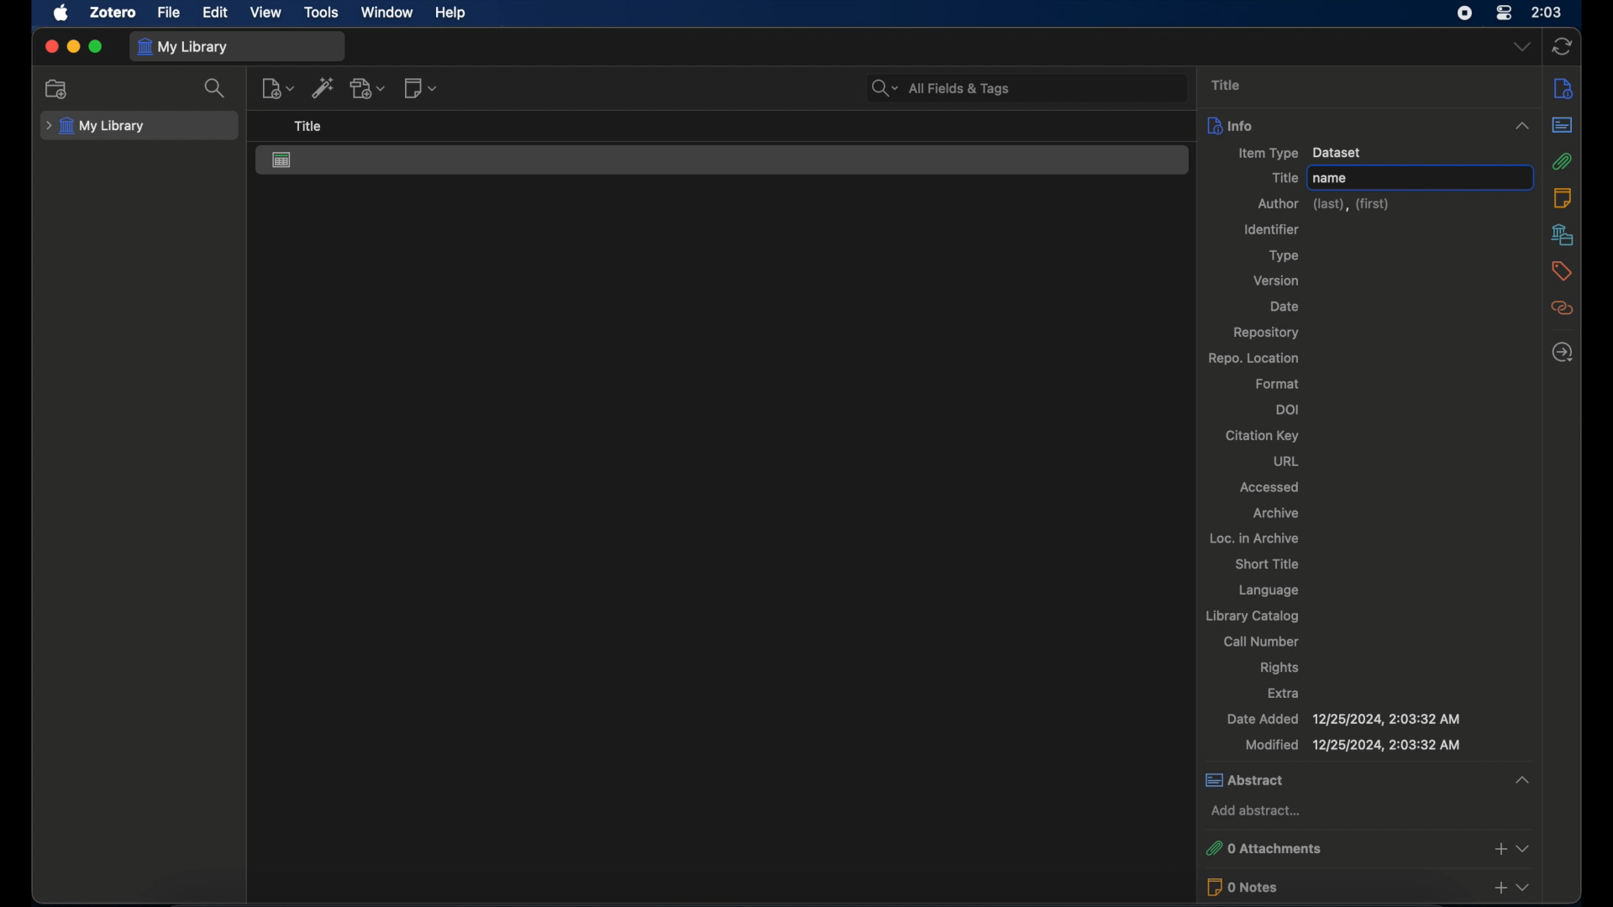 The width and height of the screenshot is (1613, 907). I want to click on version, so click(1276, 280).